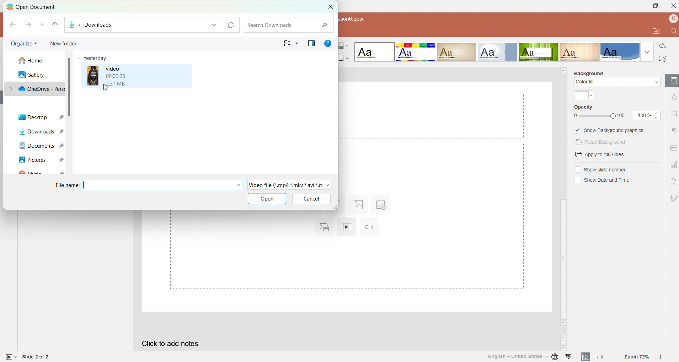  Describe the element at coordinates (647, 115) in the screenshot. I see `Opacity size` at that location.